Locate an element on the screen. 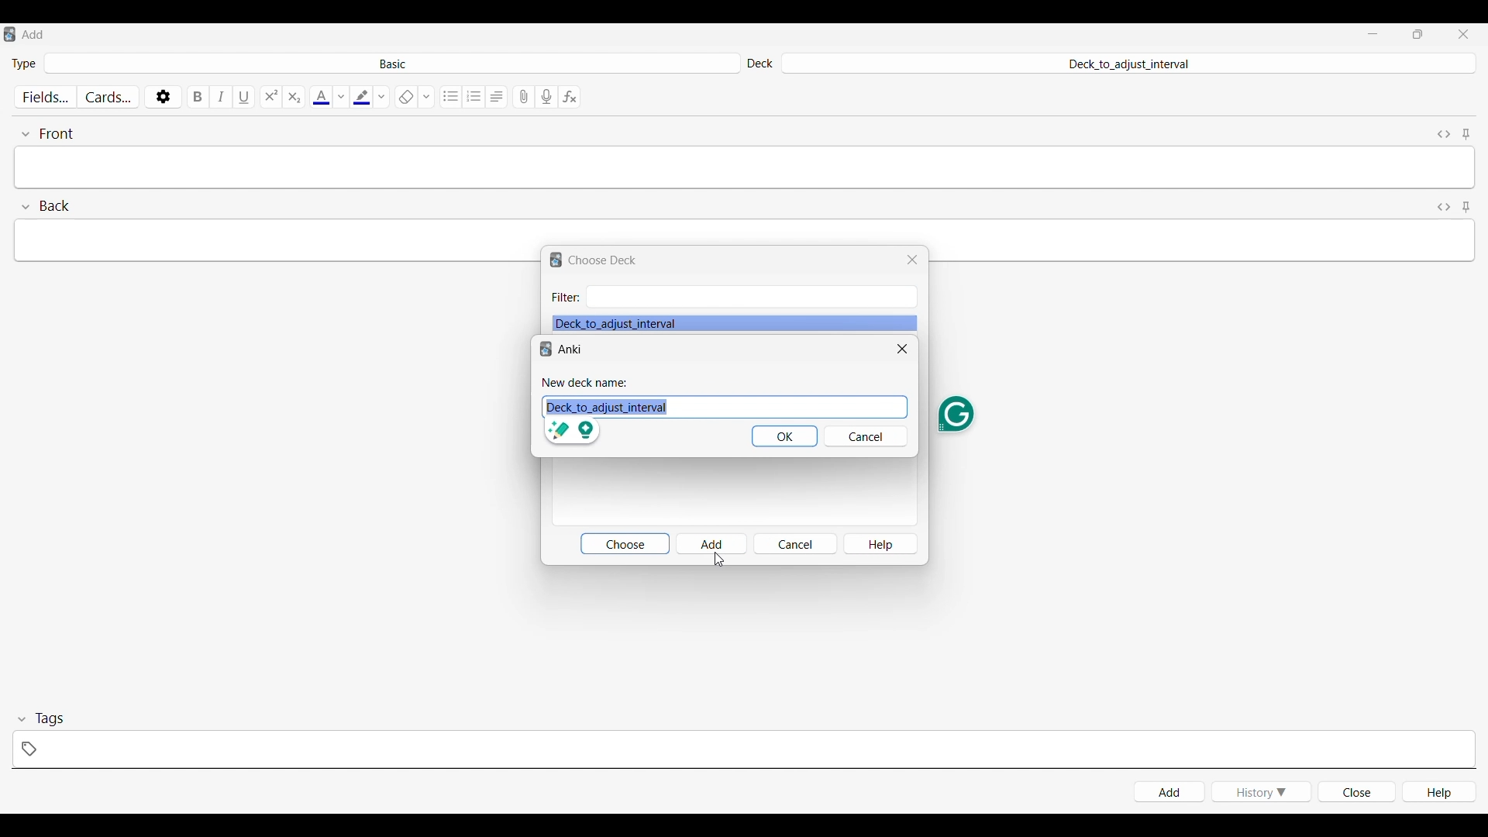 The width and height of the screenshot is (1488, 837). Cursor clicking on Add is located at coordinates (718, 561).